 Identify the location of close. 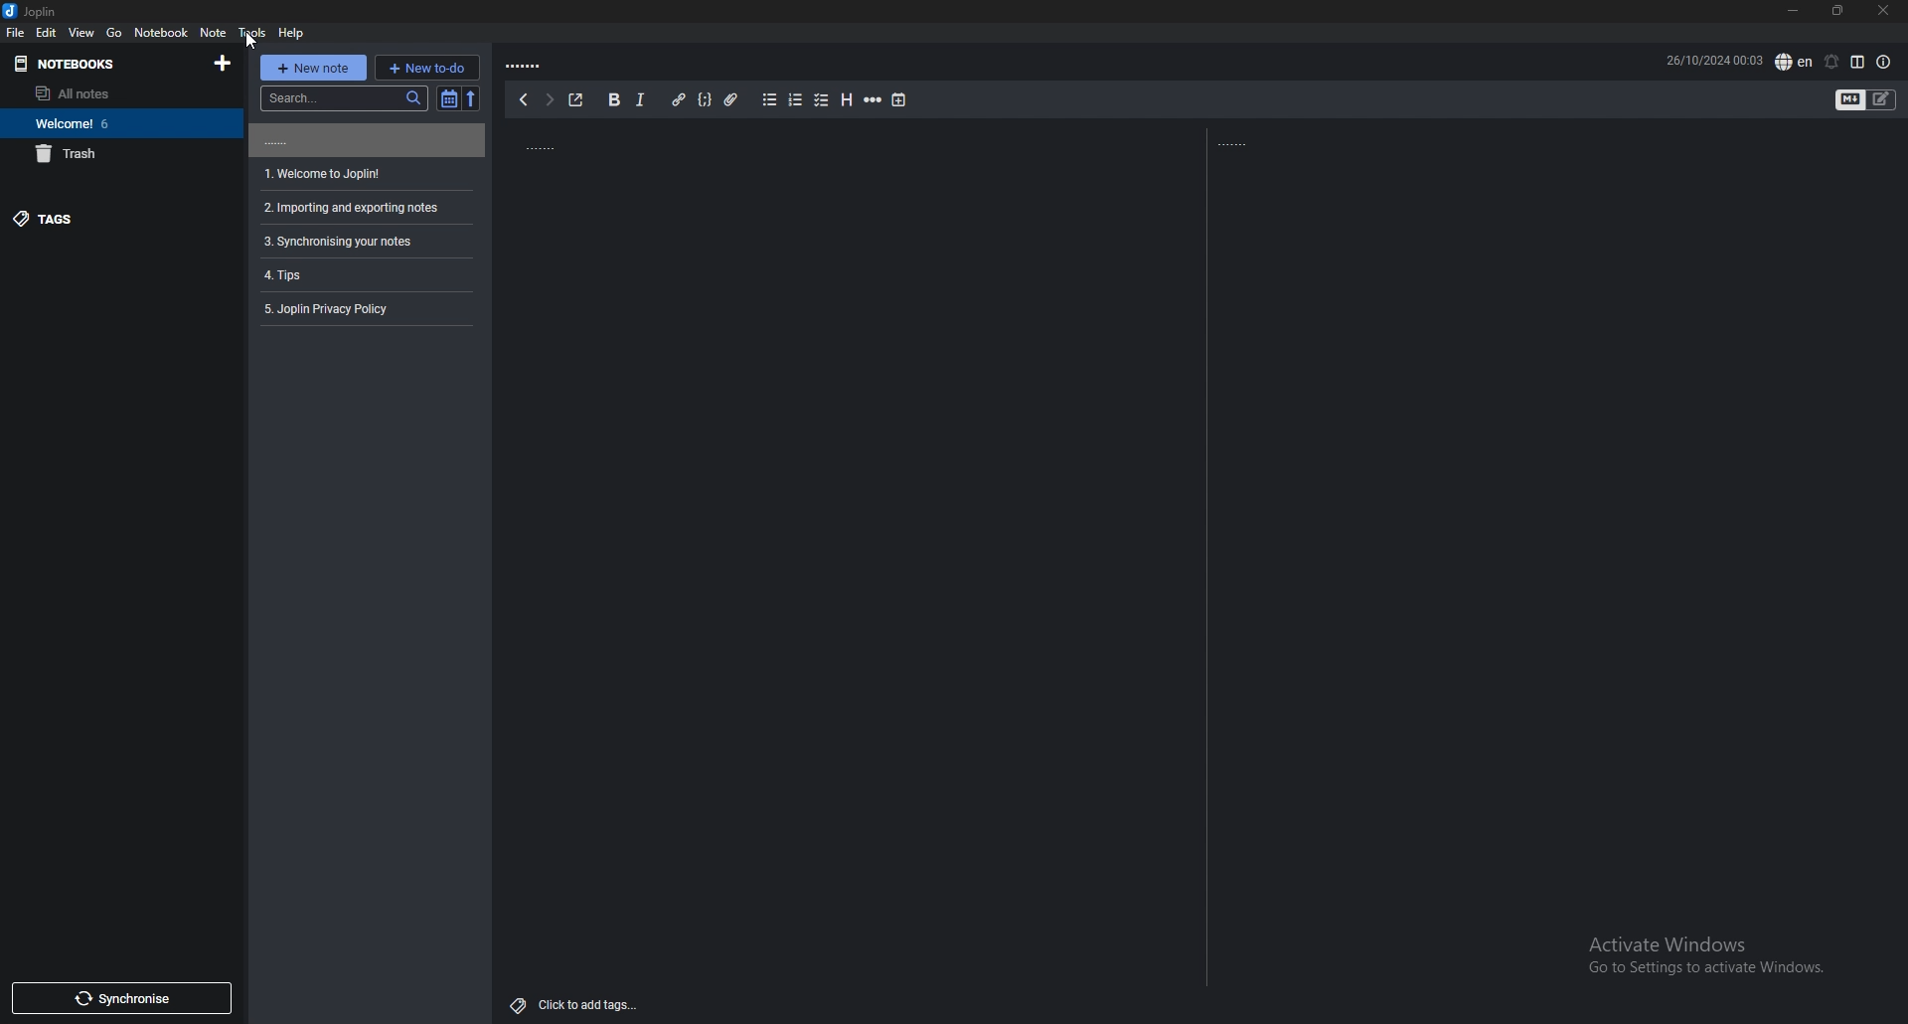
(1885, 10).